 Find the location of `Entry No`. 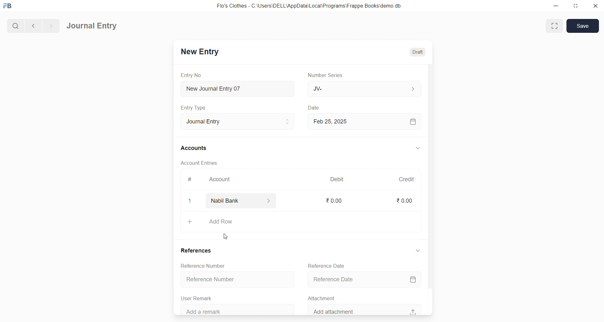

Entry No is located at coordinates (191, 75).